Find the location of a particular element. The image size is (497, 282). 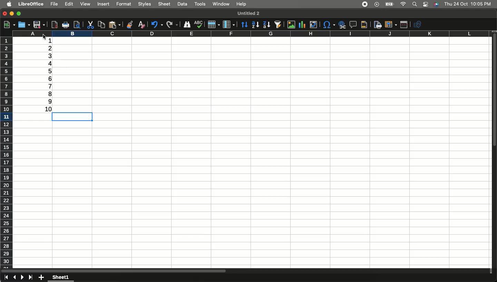

4 is located at coordinates (50, 63).